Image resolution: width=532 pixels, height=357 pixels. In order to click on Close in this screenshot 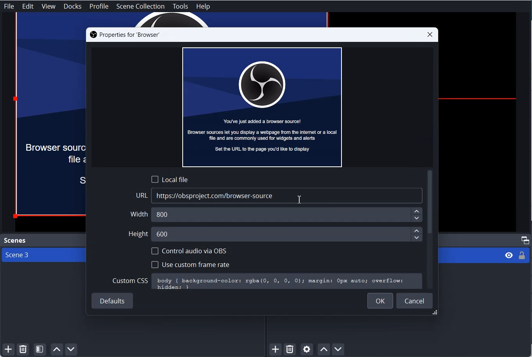, I will do `click(430, 34)`.